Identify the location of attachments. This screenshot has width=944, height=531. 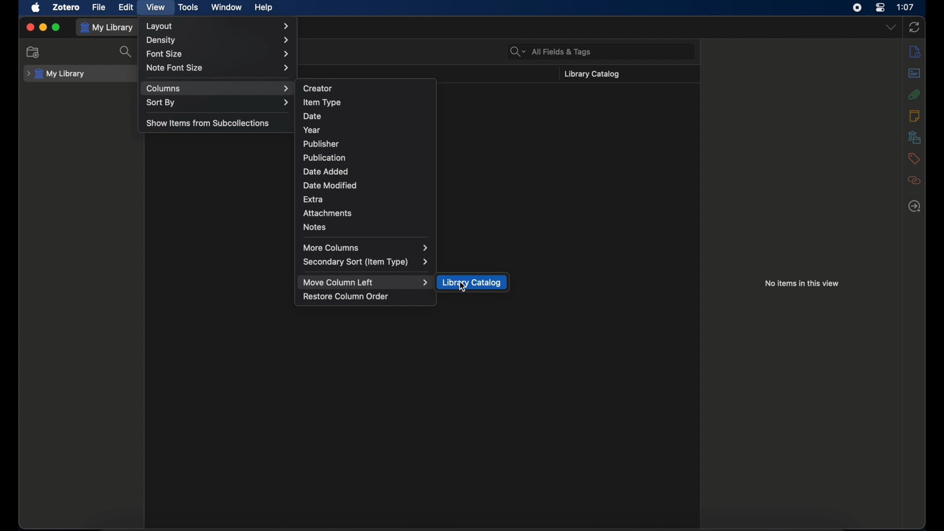
(327, 213).